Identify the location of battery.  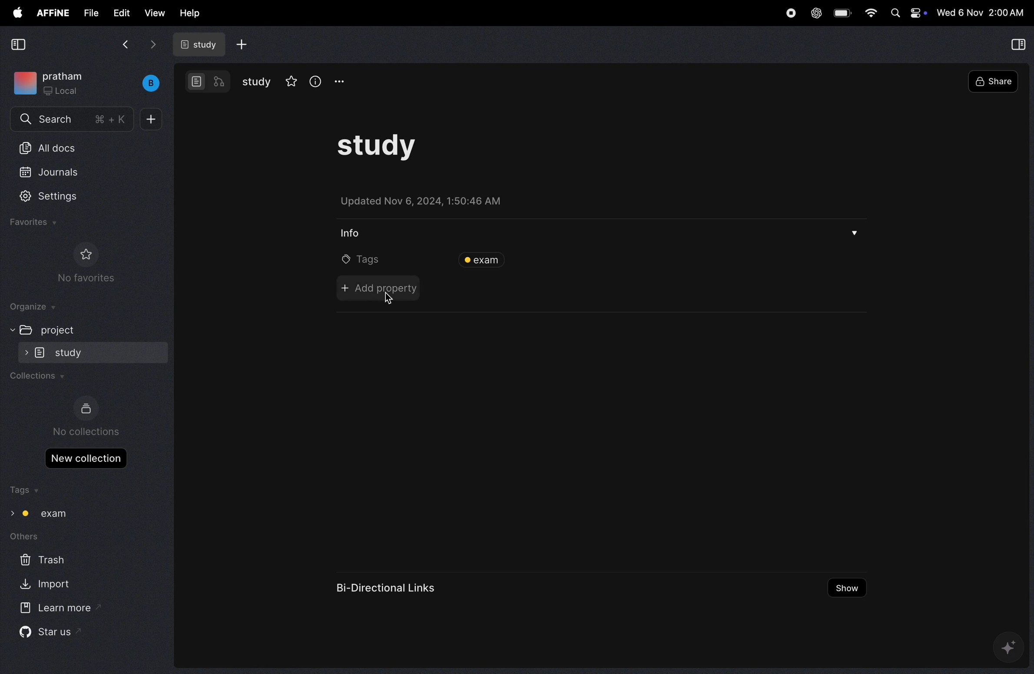
(842, 14).